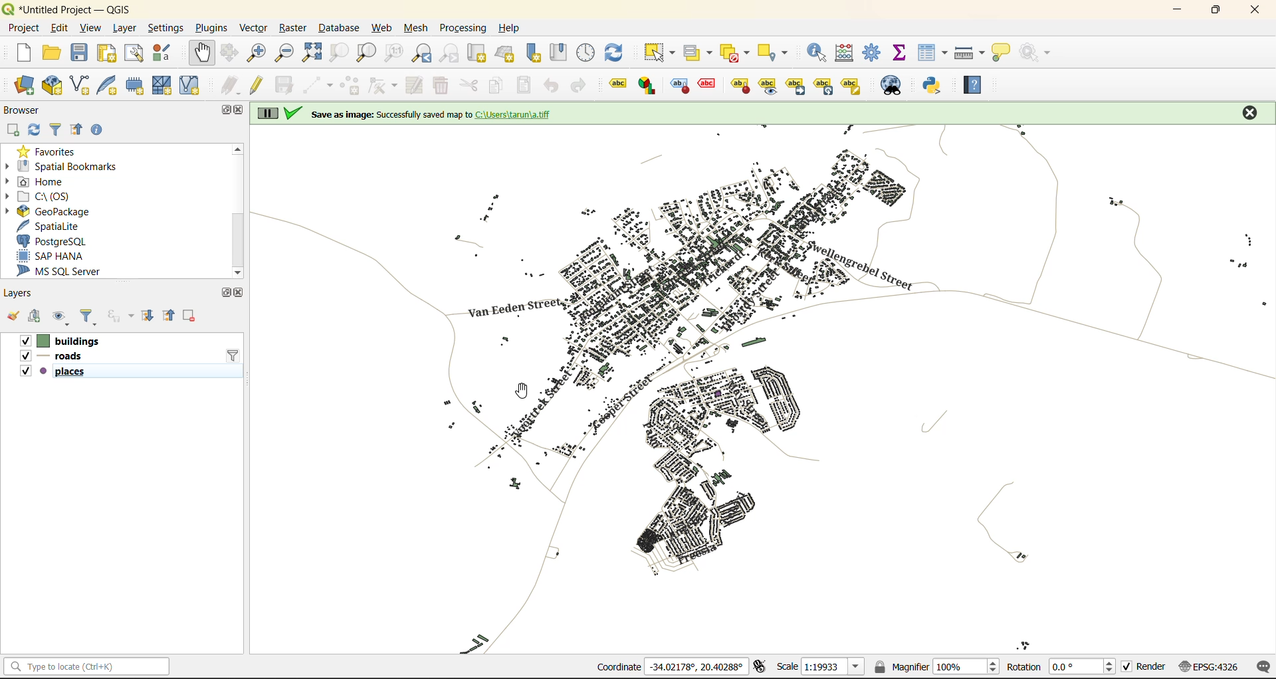  Describe the element at coordinates (27, 86) in the screenshot. I see `open data source manager` at that location.